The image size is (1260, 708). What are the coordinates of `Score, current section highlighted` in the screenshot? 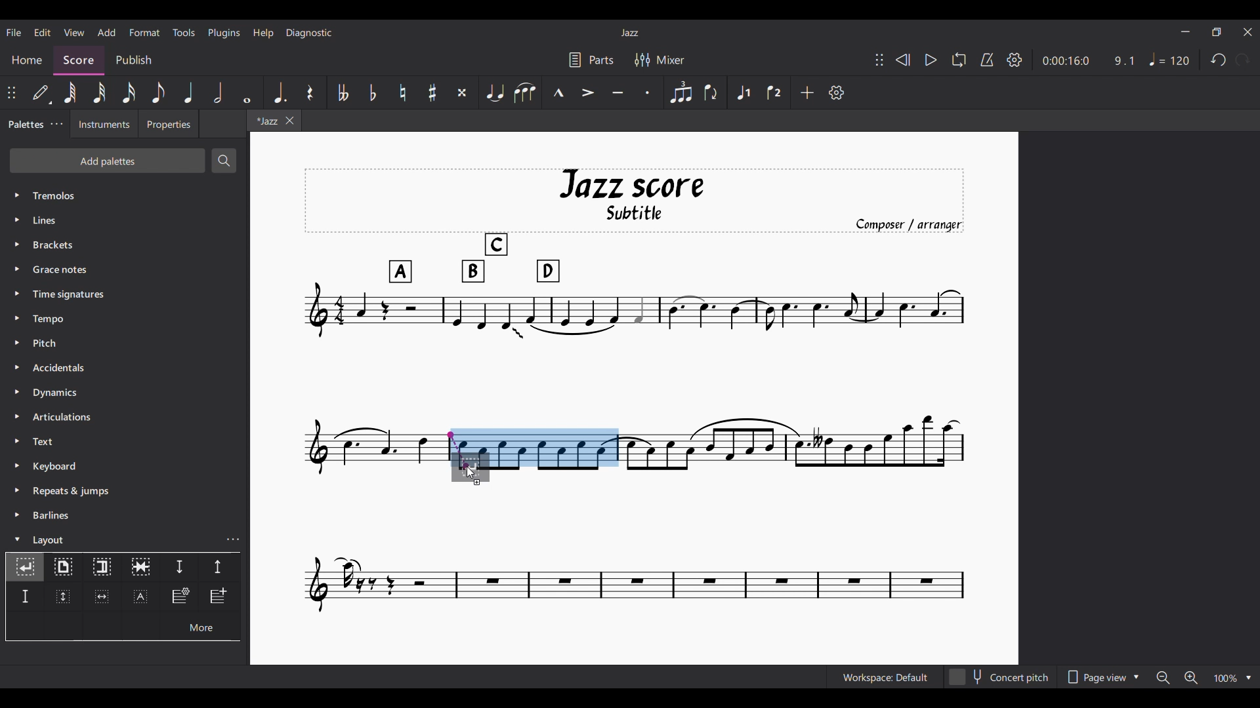 It's located at (79, 60).